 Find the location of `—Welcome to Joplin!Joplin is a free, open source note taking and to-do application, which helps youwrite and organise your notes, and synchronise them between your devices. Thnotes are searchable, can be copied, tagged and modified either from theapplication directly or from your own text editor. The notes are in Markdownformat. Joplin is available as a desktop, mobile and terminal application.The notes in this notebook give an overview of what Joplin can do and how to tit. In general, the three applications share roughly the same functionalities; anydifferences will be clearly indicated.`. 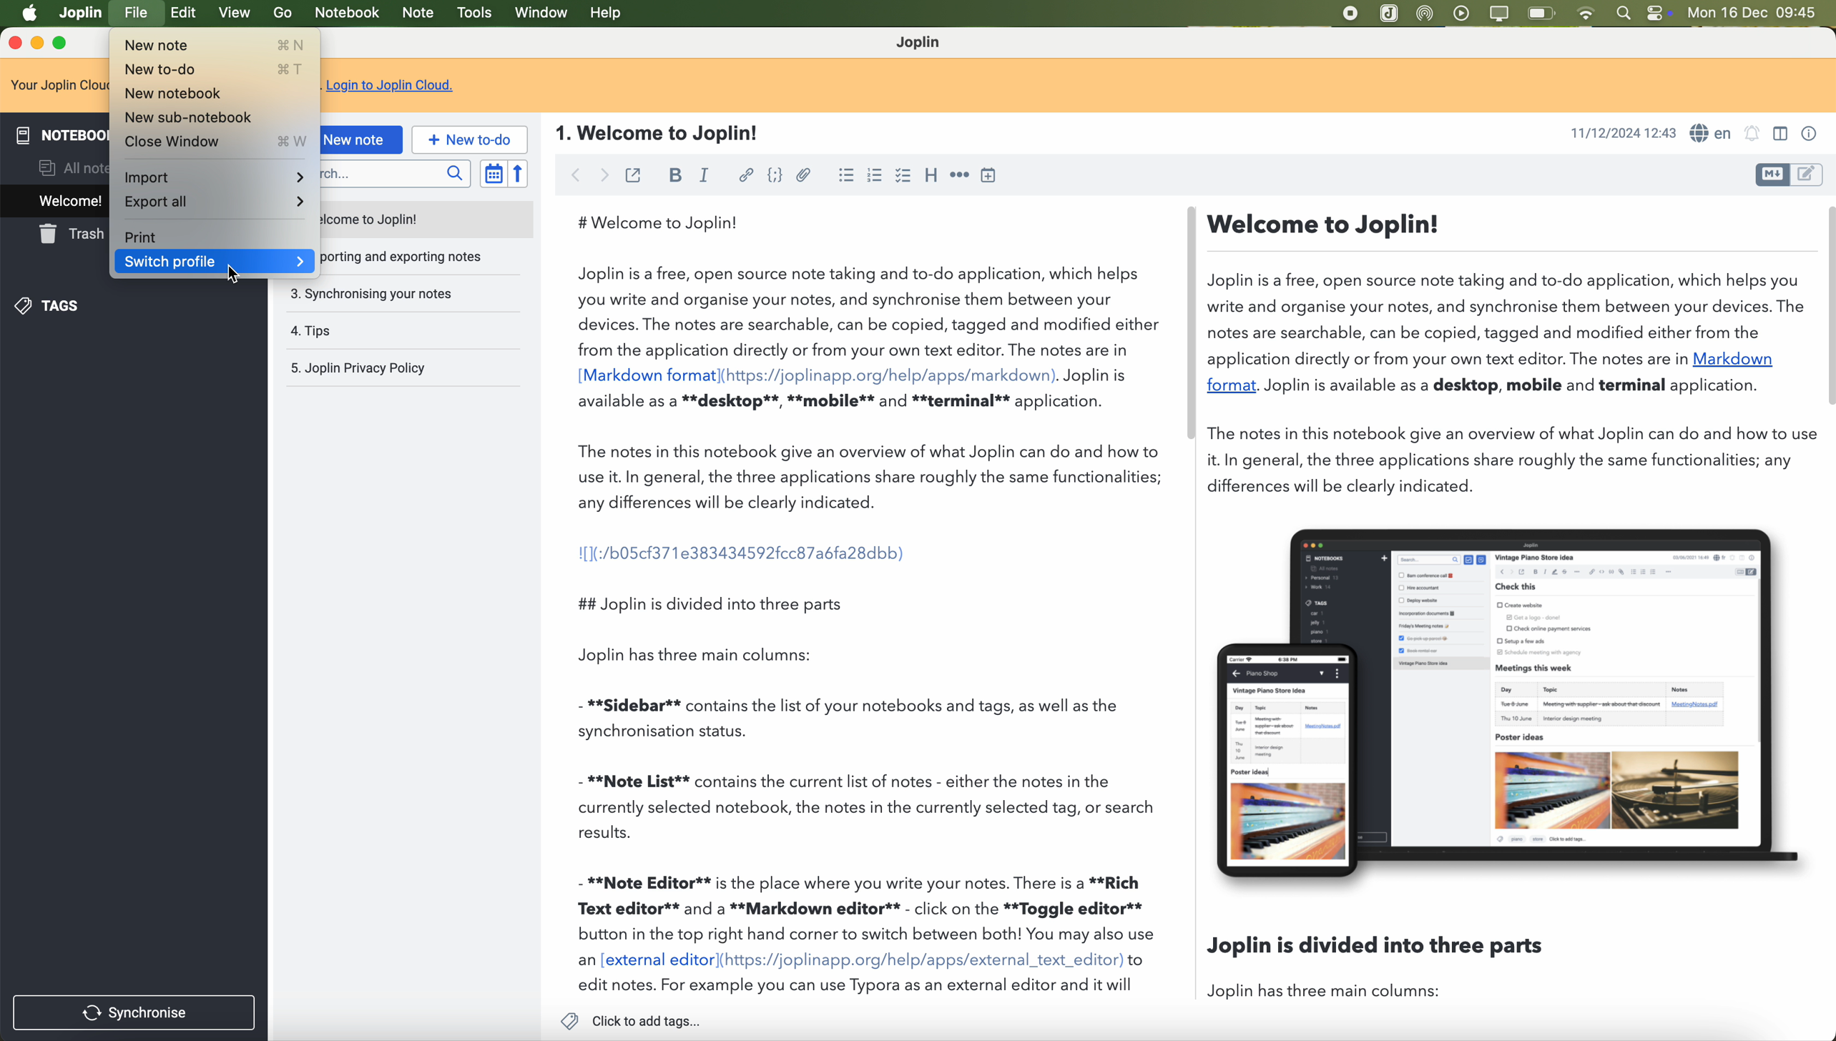

—Welcome to Joplin!Joplin is a free, open source note taking and to-do application, which helps youwrite and organise your notes, and synchronise them between your devices. Thnotes are searchable, can be copied, tagged and modified either from theapplication directly or from your own text editor. The notes are in Markdownformat. Joplin is available as a desktop, mobile and terminal application.The notes in this notebook give an overview of what Joplin can do and how to tit. In general, the three applications share roughly the same functionalities; anydifferences will be clearly indicated. is located at coordinates (1503, 357).